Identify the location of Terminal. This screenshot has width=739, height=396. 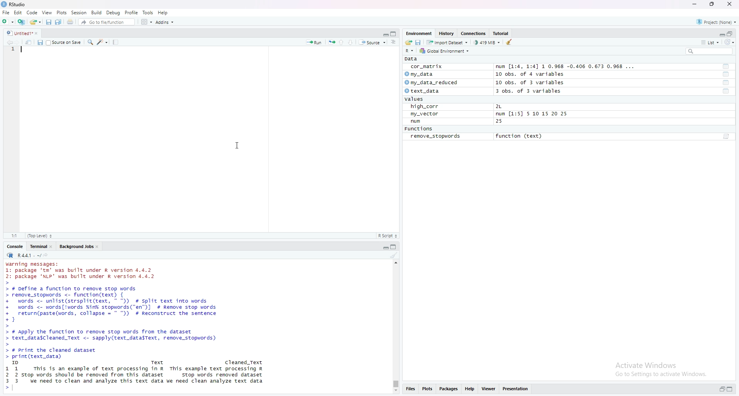
(40, 247).